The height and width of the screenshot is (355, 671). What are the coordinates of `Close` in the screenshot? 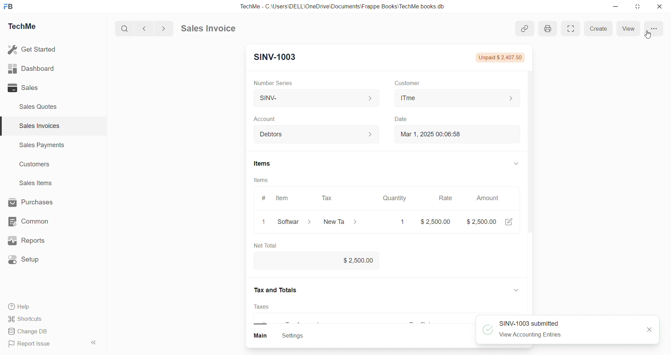 It's located at (661, 8).